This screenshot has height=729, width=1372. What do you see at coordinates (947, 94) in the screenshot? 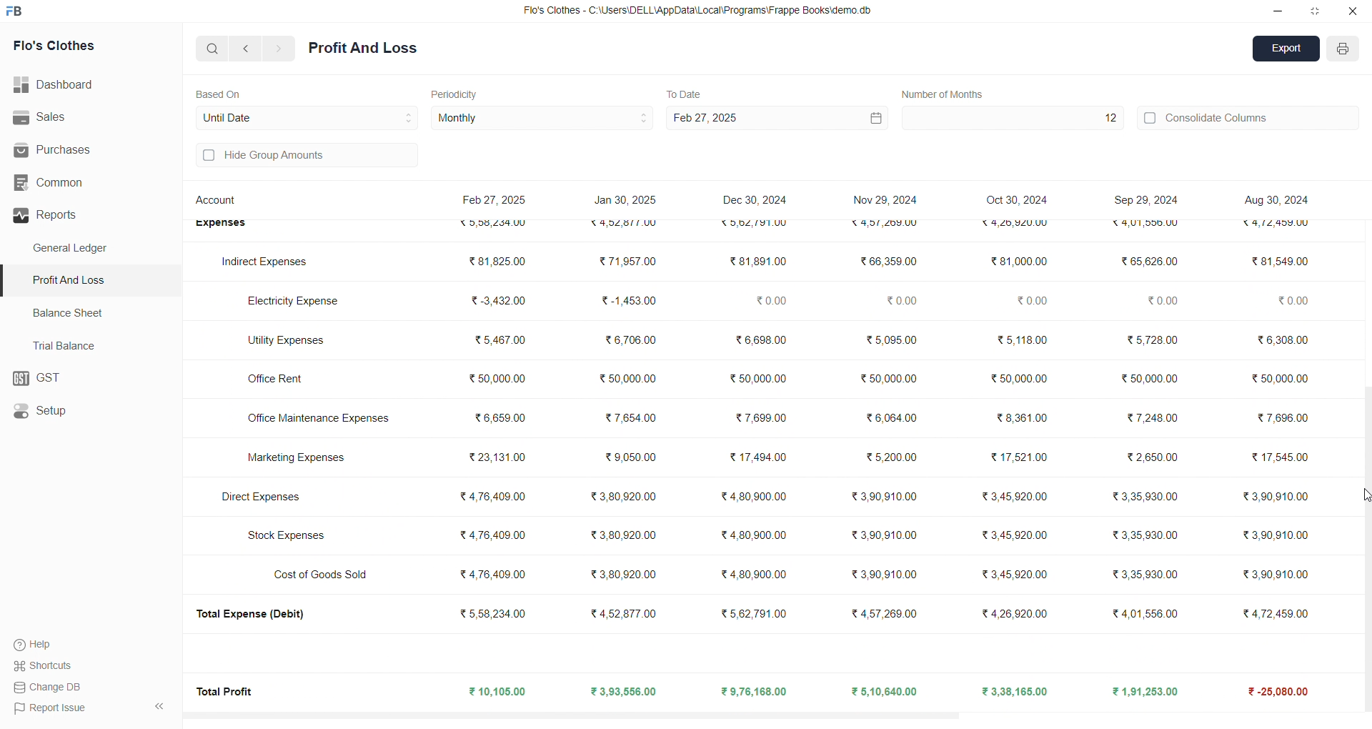
I see `Number of Quarters` at bounding box center [947, 94].